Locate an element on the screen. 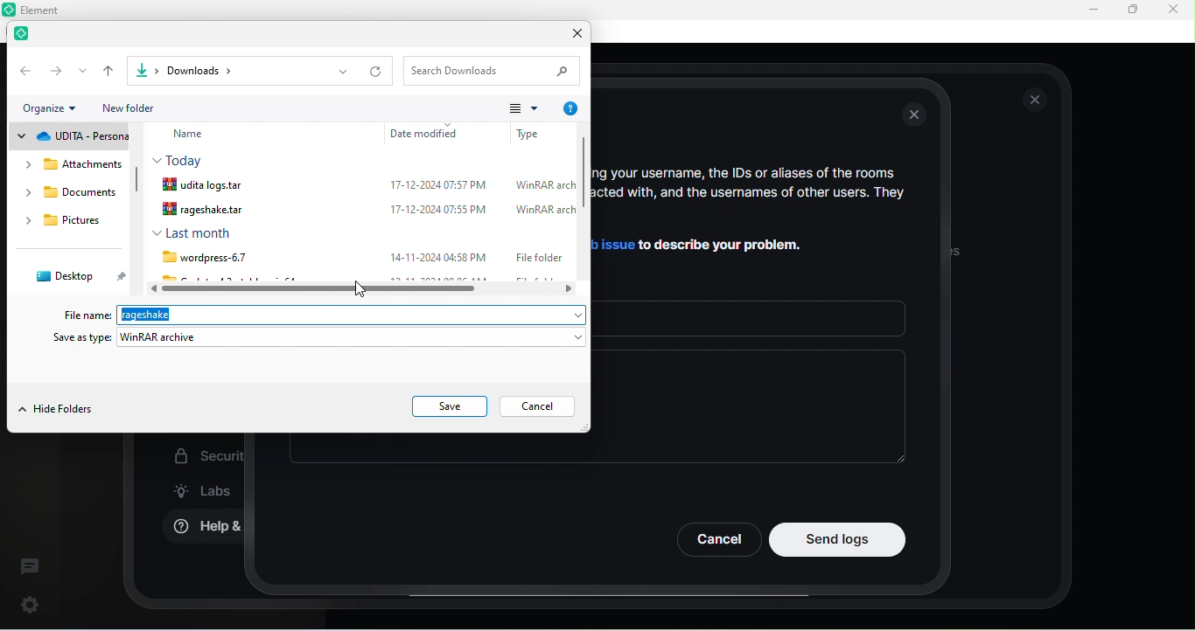  pictures is located at coordinates (71, 223).